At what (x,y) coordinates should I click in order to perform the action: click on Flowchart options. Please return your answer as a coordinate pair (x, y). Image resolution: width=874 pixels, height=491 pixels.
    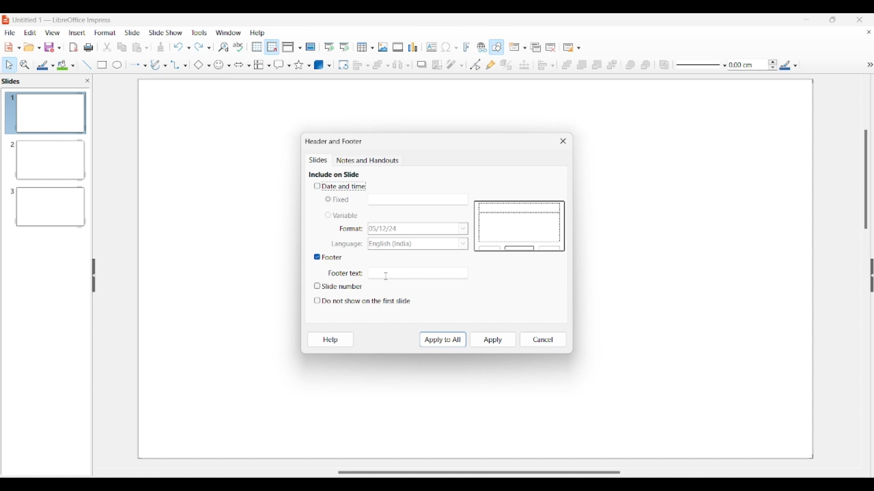
    Looking at the image, I should click on (262, 65).